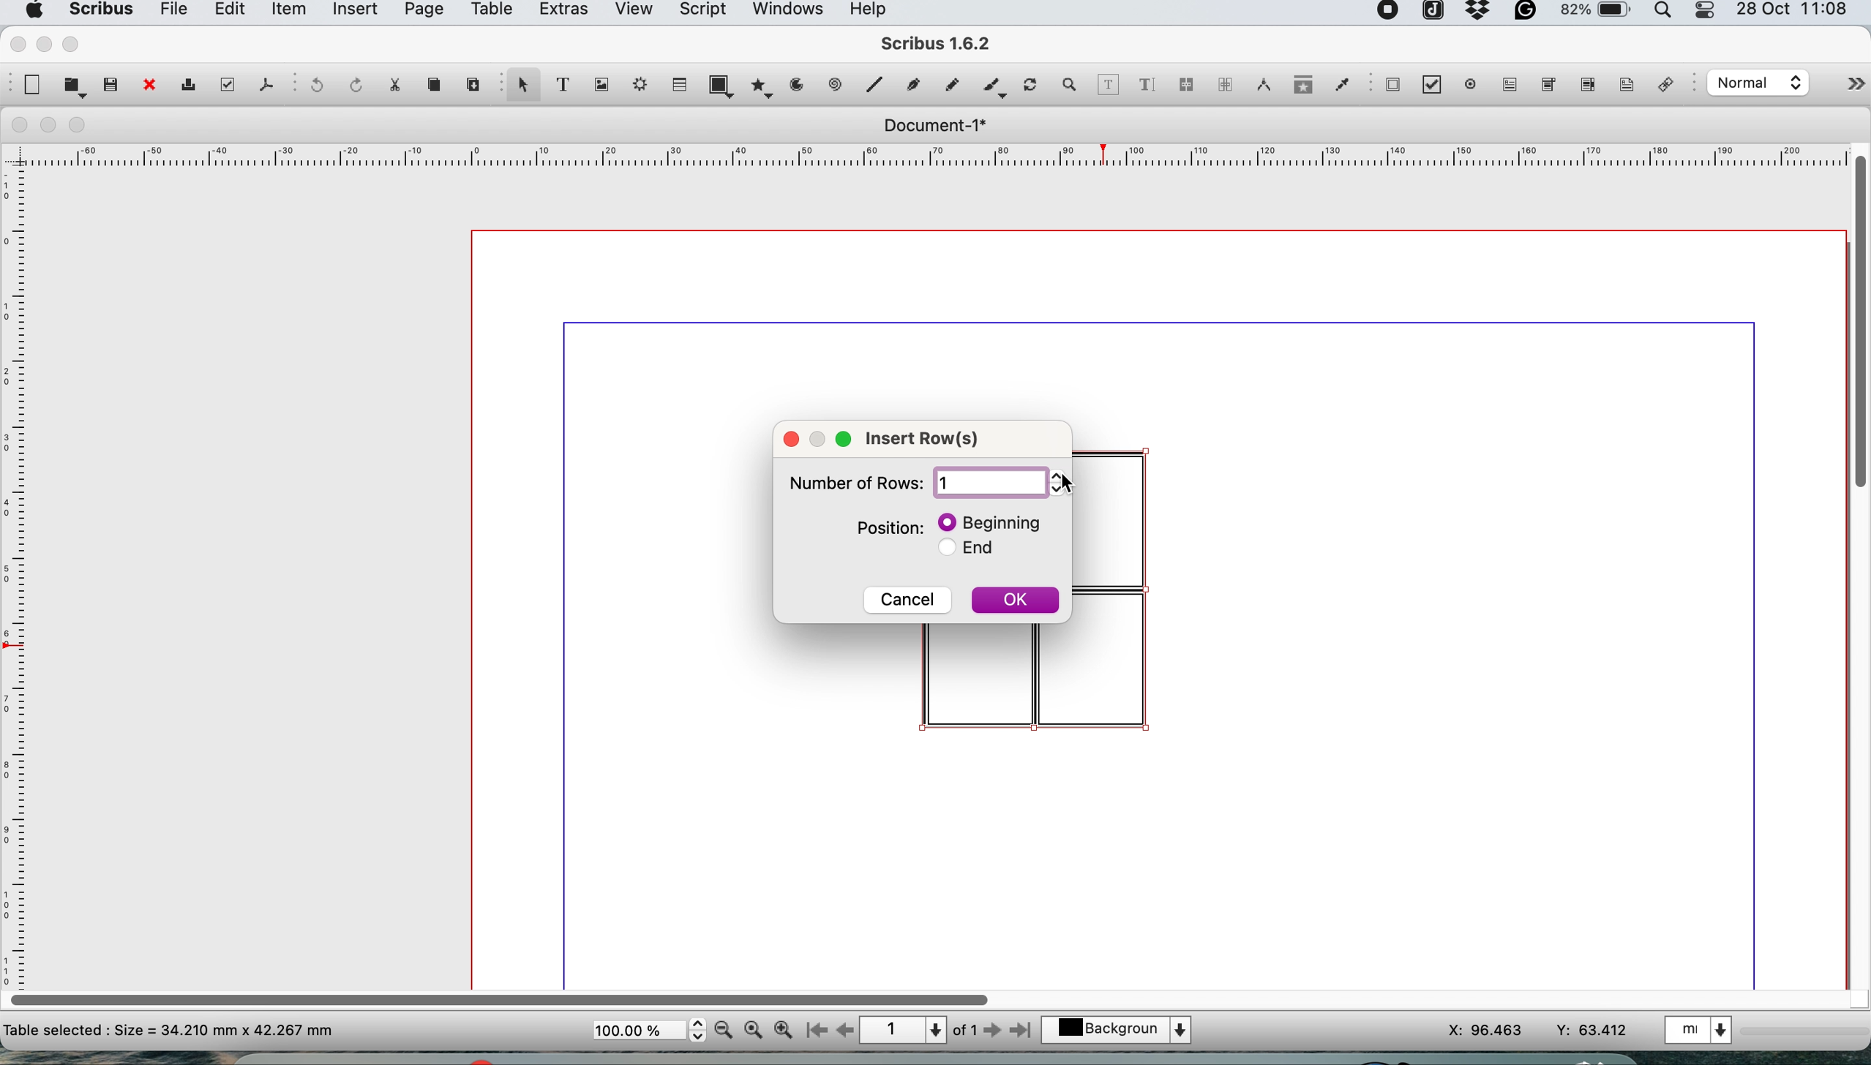  Describe the element at coordinates (852, 487) in the screenshot. I see `Number of rows ` at that location.